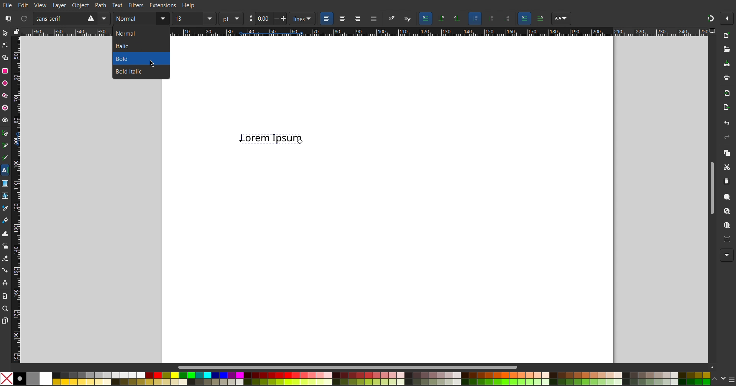  I want to click on Superscript, so click(392, 19).